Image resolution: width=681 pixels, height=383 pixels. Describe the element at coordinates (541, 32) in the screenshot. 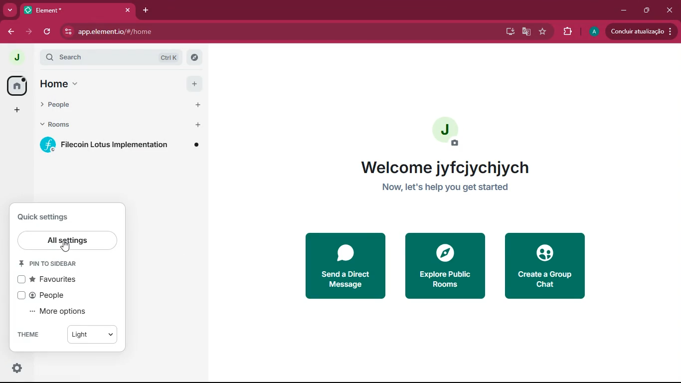

I see `favourite` at that location.